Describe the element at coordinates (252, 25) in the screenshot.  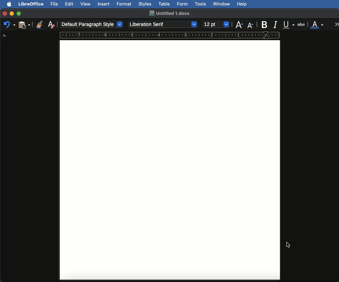
I see `Size decrease` at that location.